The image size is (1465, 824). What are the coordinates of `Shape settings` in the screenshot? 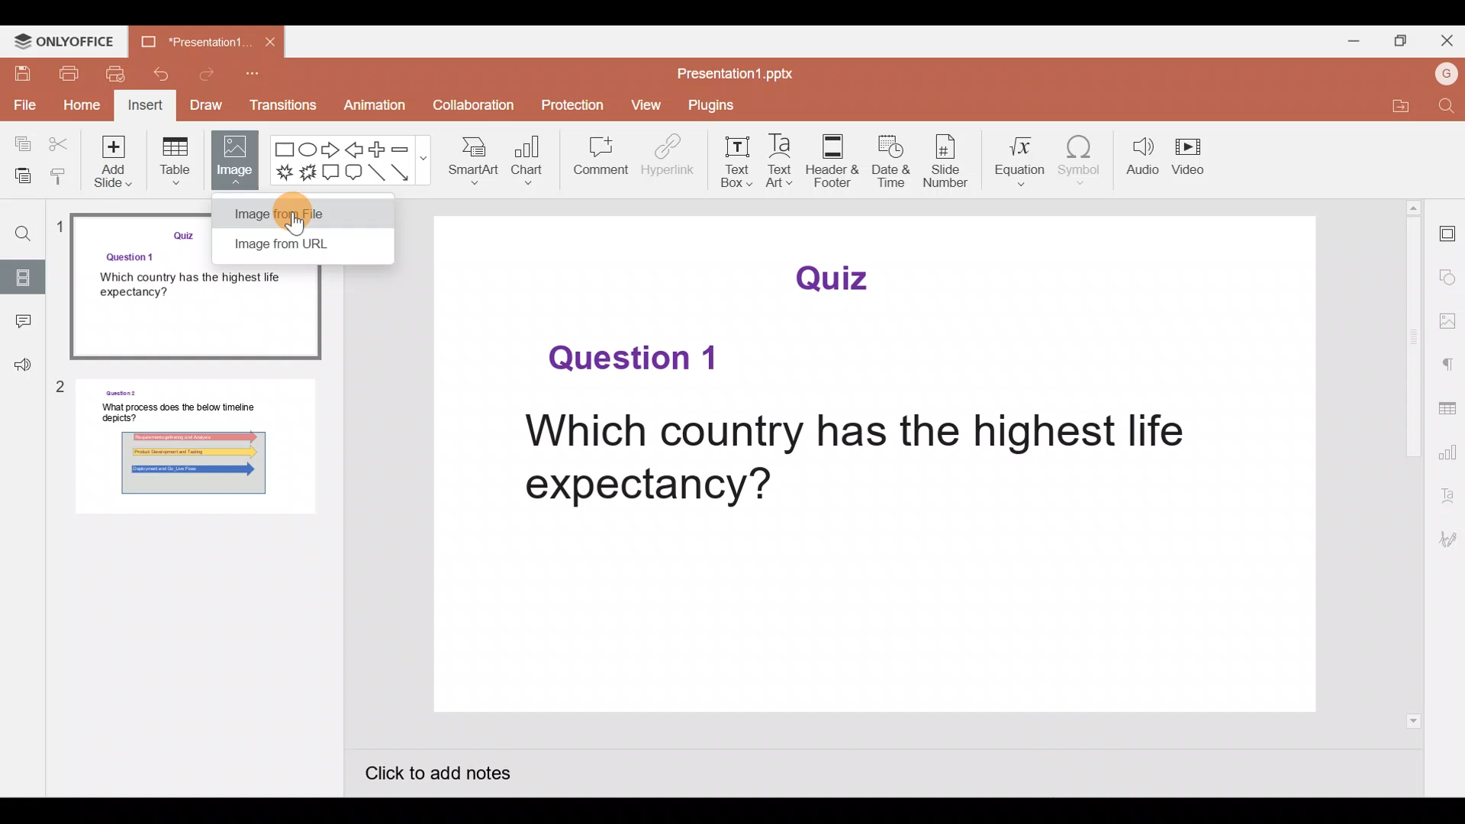 It's located at (1448, 277).